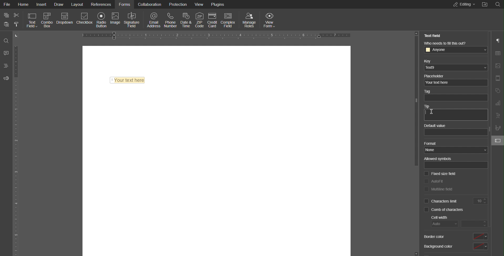  I want to click on clear formatting, so click(17, 24).